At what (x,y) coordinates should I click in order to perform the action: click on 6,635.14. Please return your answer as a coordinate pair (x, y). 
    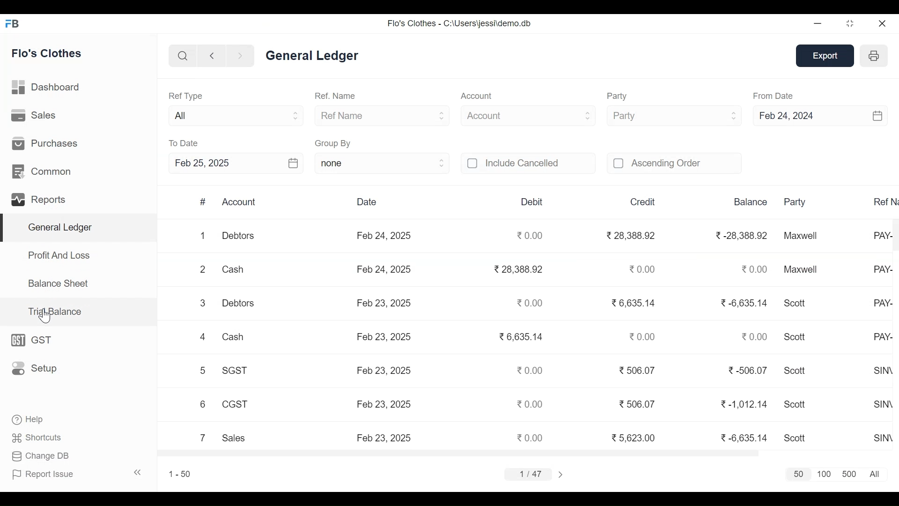
    Looking at the image, I should click on (633, 304).